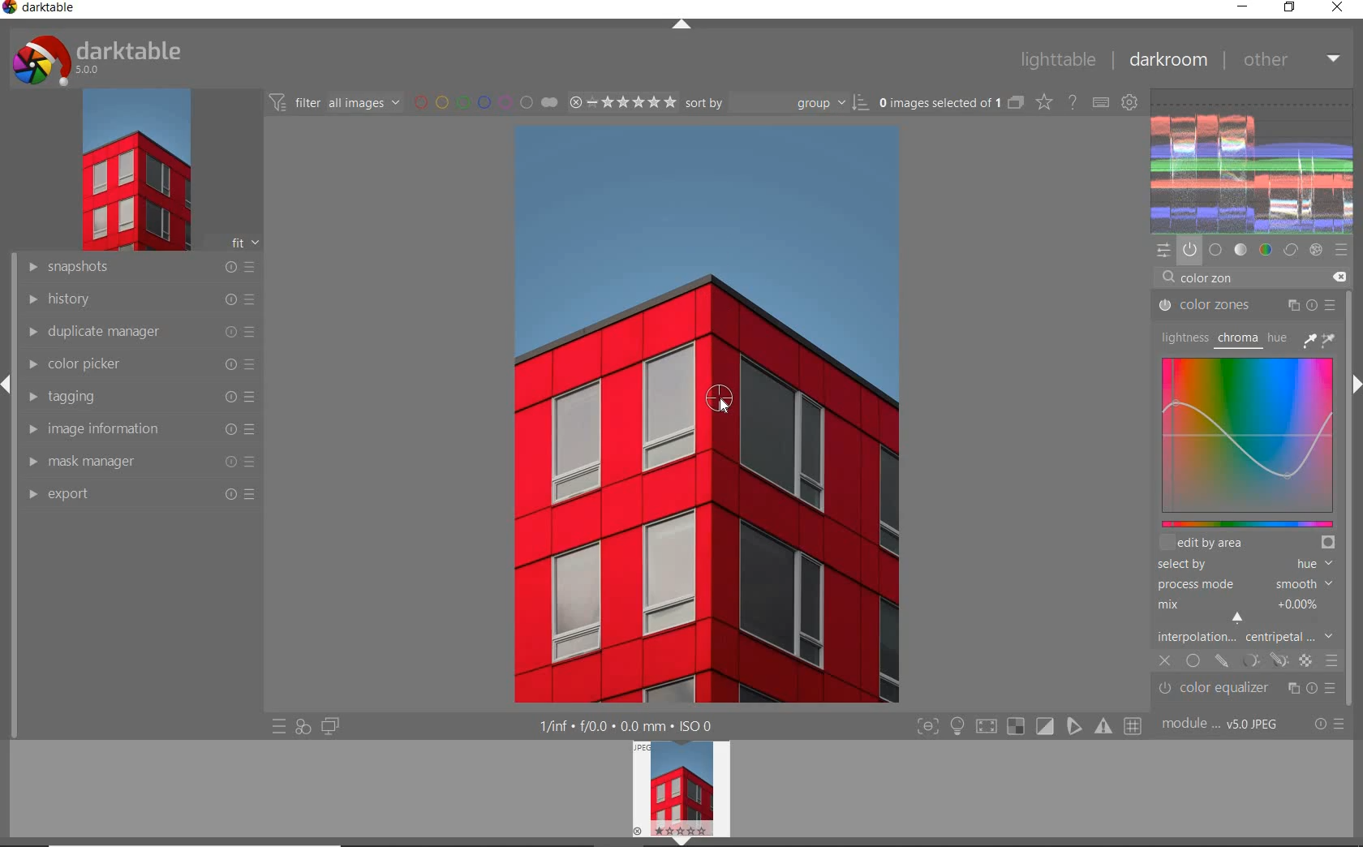 Image resolution: width=1363 pixels, height=847 pixels. What do you see at coordinates (139, 430) in the screenshot?
I see `image information` at bounding box center [139, 430].